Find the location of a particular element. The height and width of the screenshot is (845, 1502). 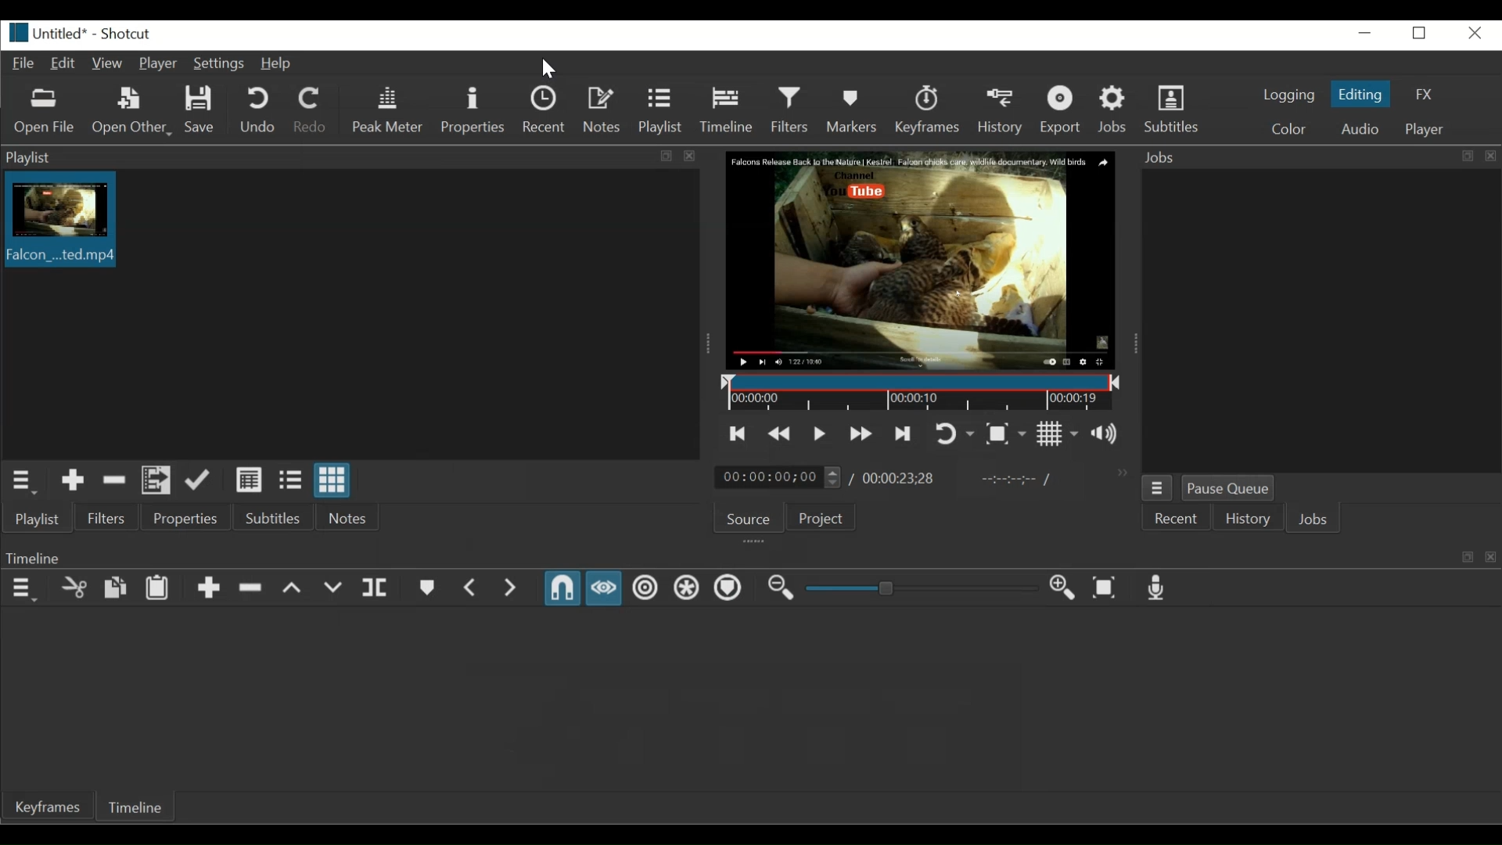

Timeline is located at coordinates (749, 555).